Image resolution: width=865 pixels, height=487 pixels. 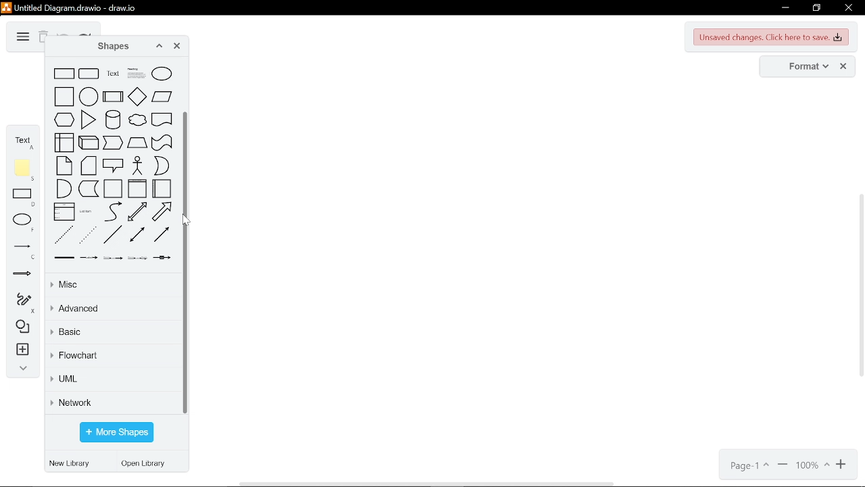 What do you see at coordinates (109, 47) in the screenshot?
I see `shapes` at bounding box center [109, 47].